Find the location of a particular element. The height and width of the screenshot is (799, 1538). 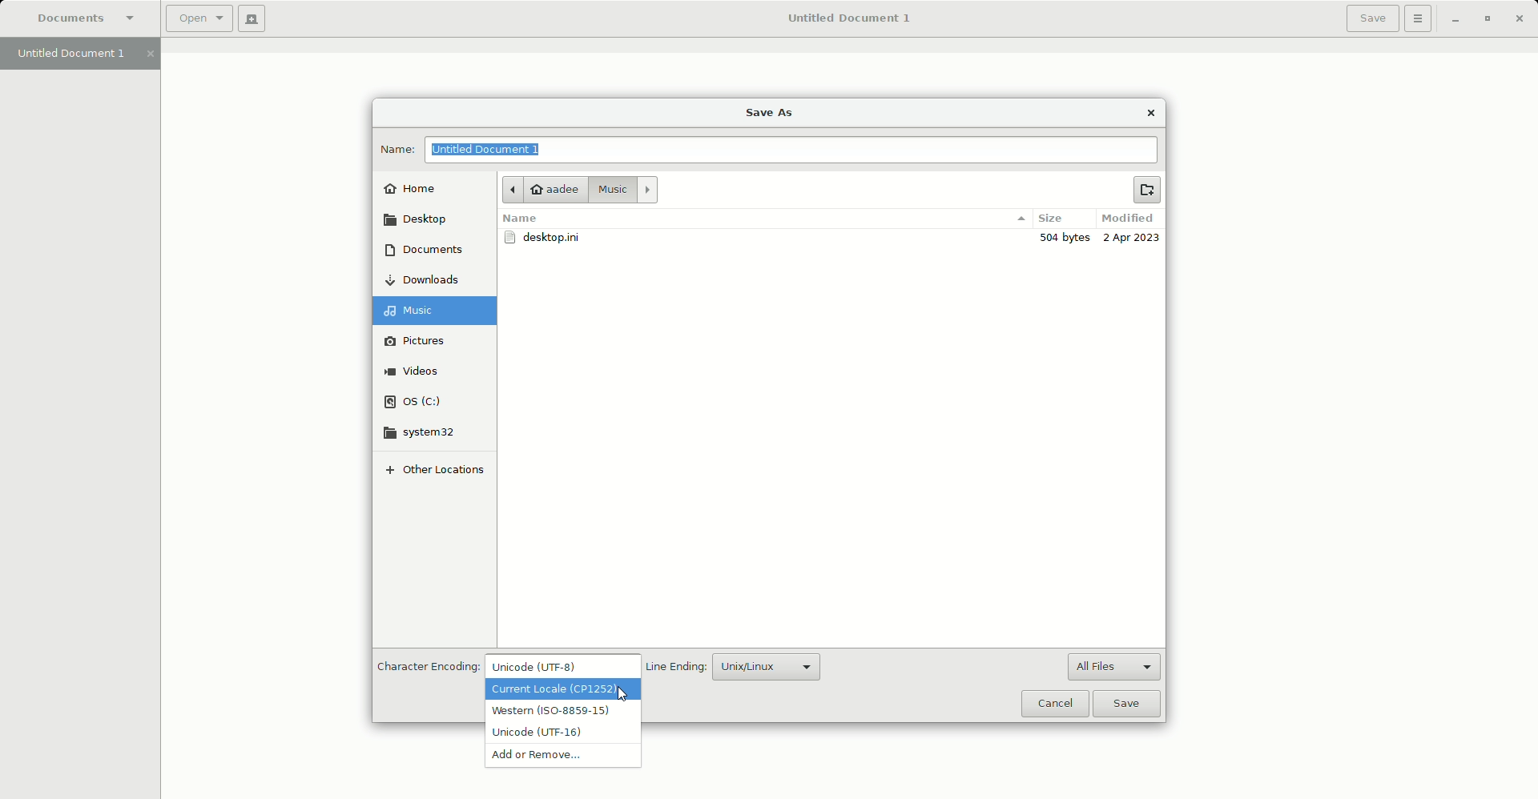

desktop.ini is located at coordinates (546, 239).